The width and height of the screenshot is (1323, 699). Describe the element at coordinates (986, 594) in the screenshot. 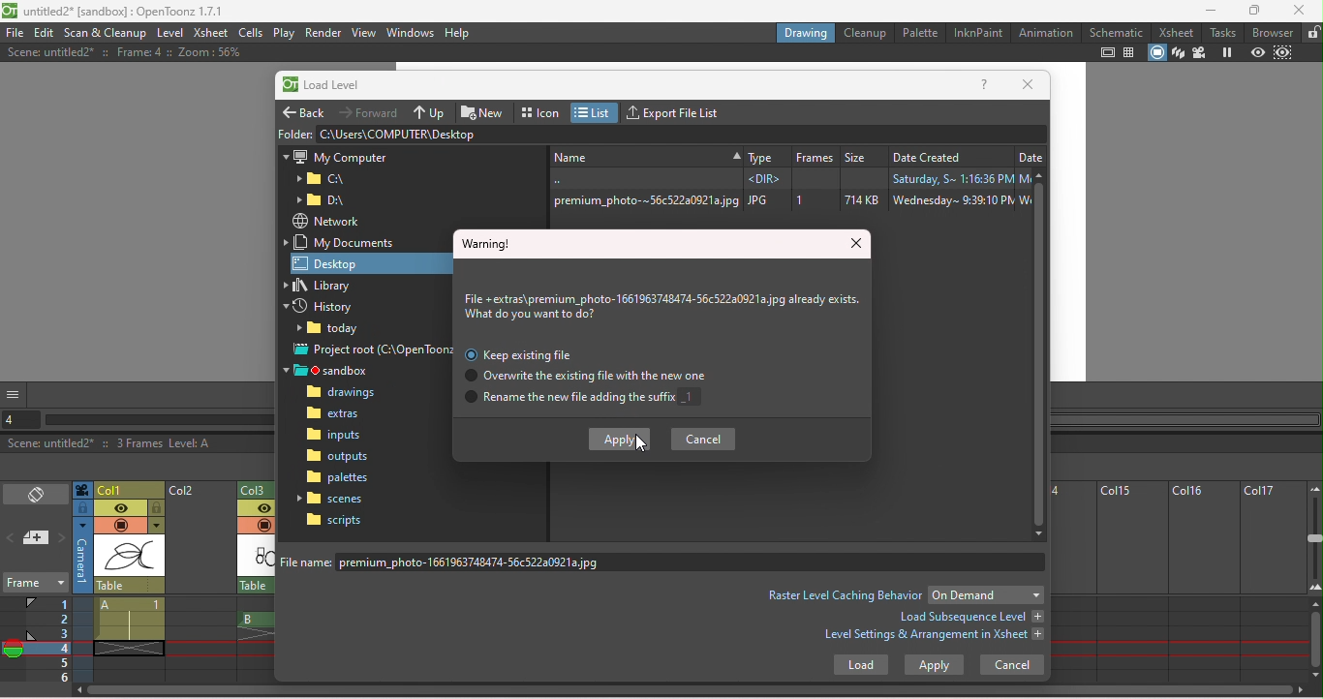

I see `Drop down menu` at that location.